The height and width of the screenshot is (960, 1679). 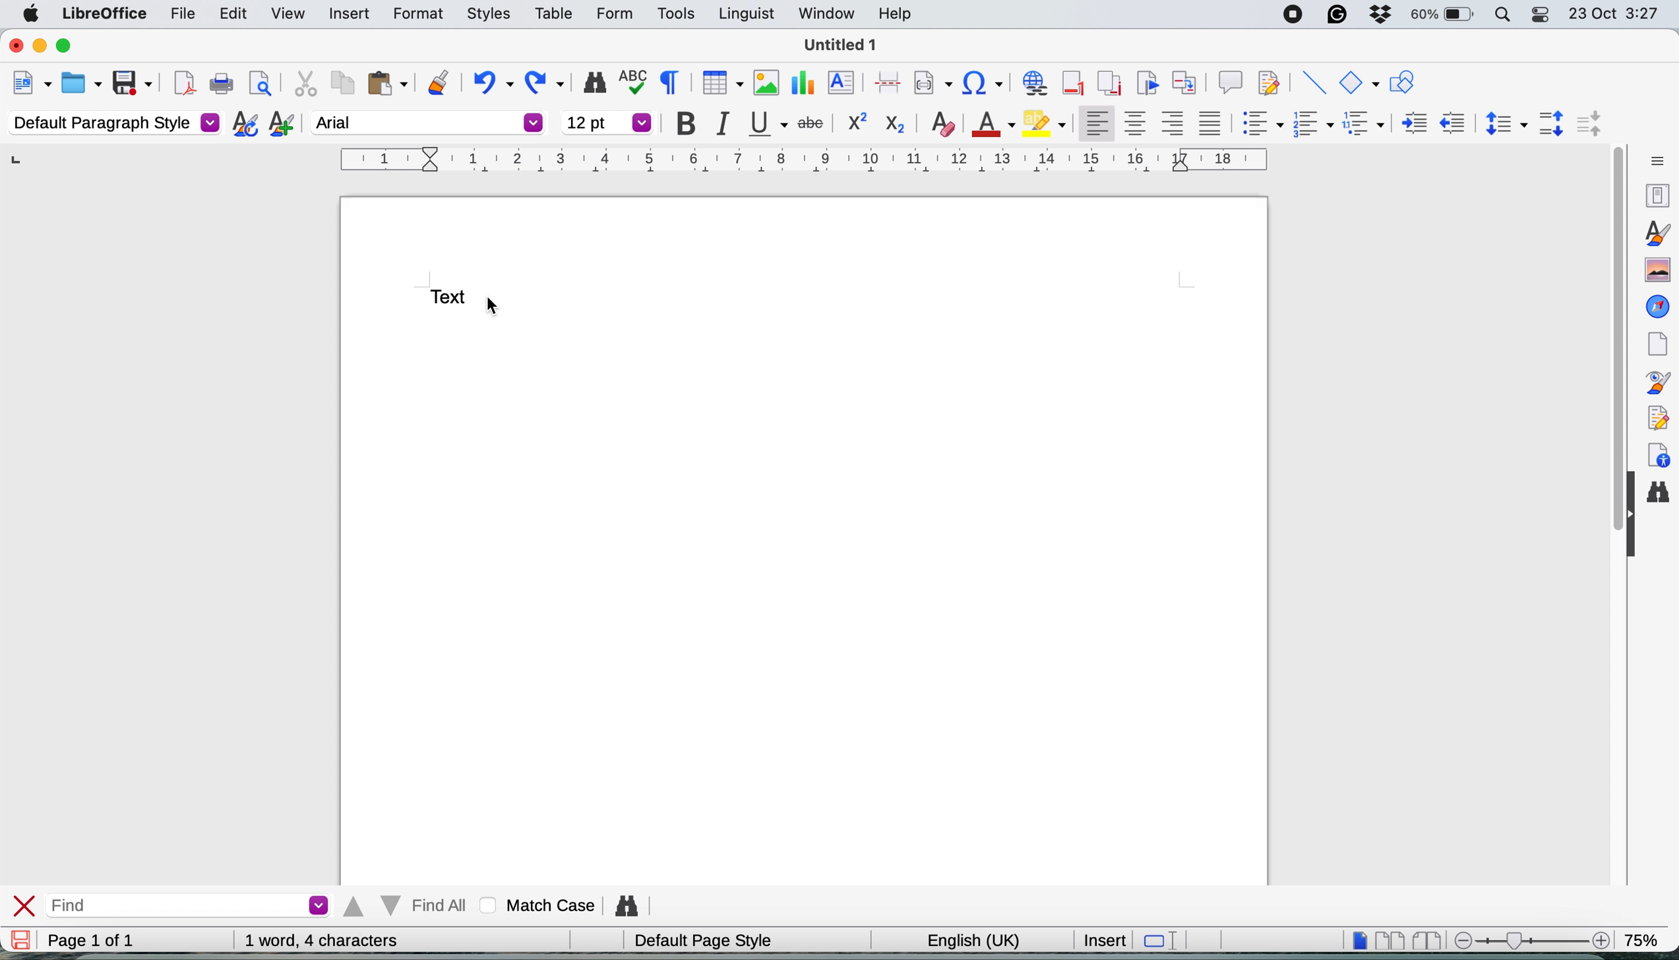 I want to click on match case, so click(x=534, y=906).